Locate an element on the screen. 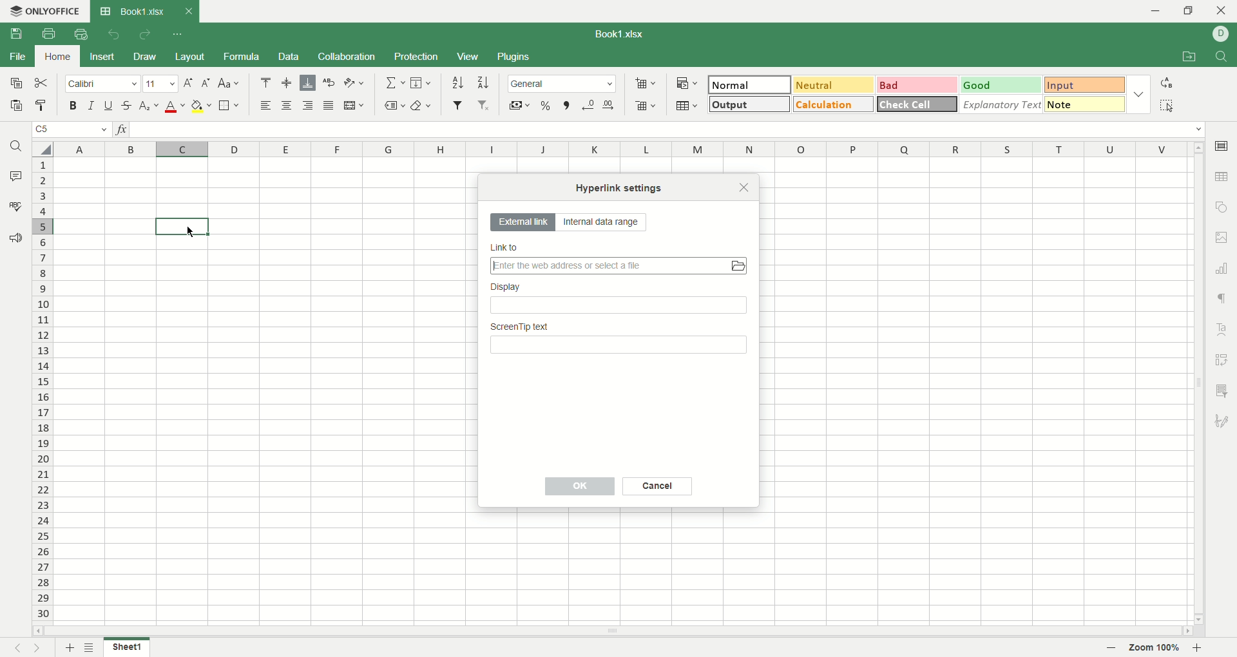 The image size is (1237, 657). fill color is located at coordinates (202, 106).